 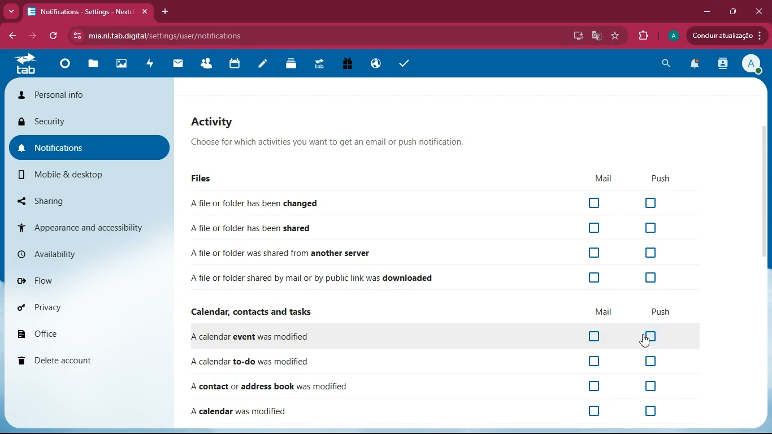 I want to click on Profile, so click(x=674, y=34).